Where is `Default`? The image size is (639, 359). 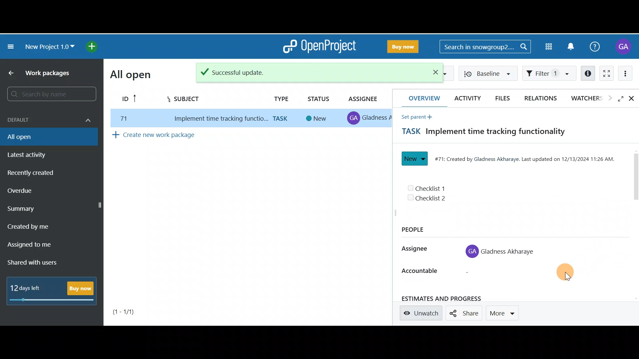 Default is located at coordinates (48, 120).